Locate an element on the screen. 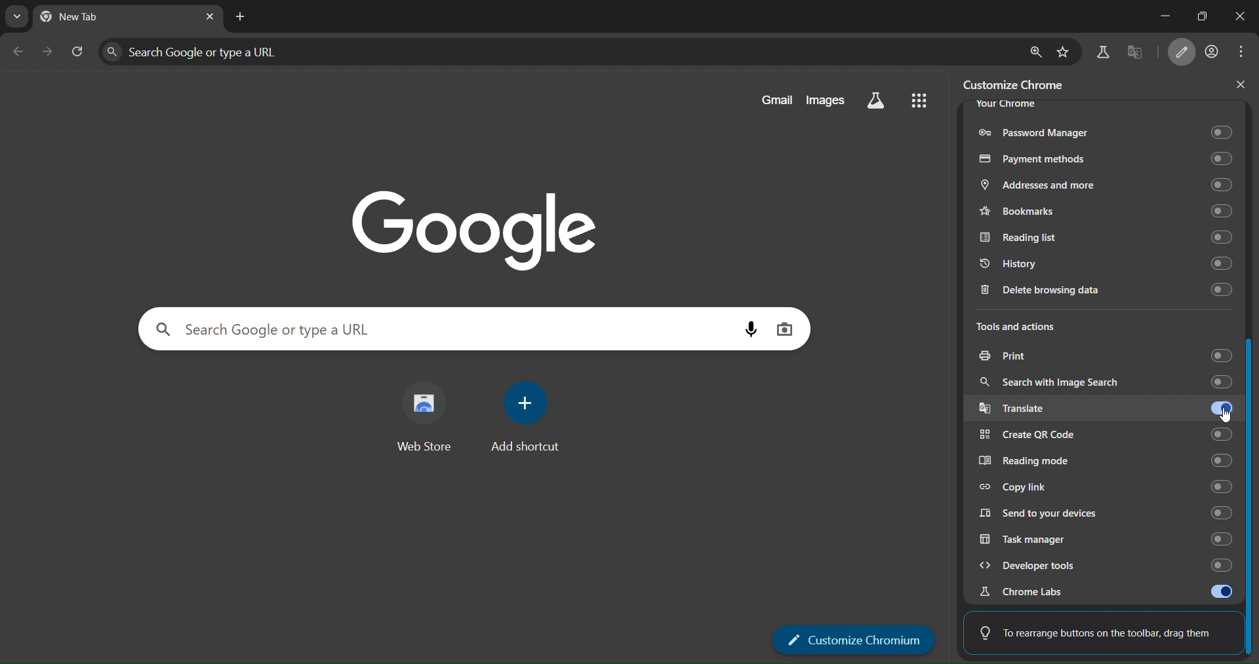 The height and width of the screenshot is (664, 1259). search tabs is located at coordinates (18, 18).